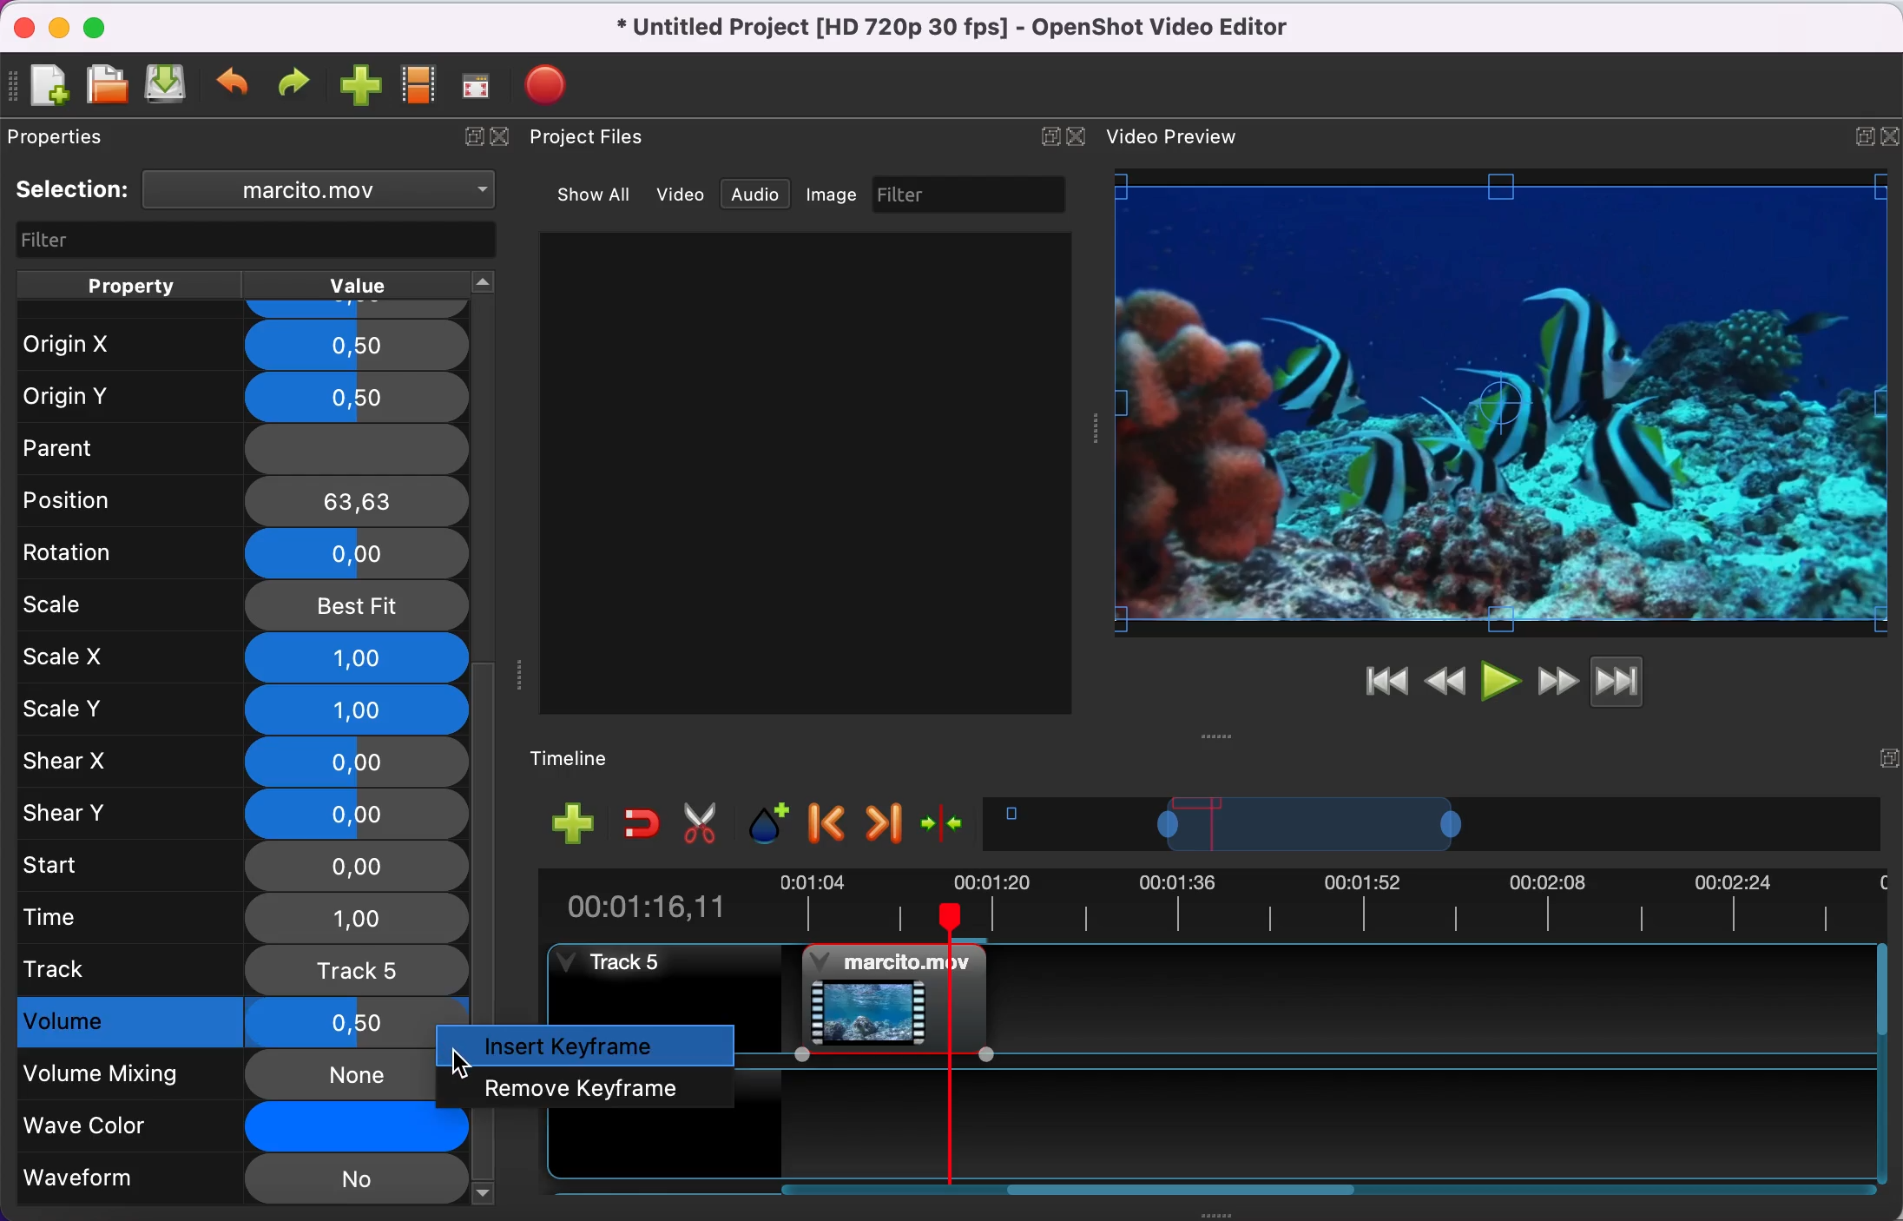  What do you see at coordinates (168, 88) in the screenshot?
I see `save file` at bounding box center [168, 88].